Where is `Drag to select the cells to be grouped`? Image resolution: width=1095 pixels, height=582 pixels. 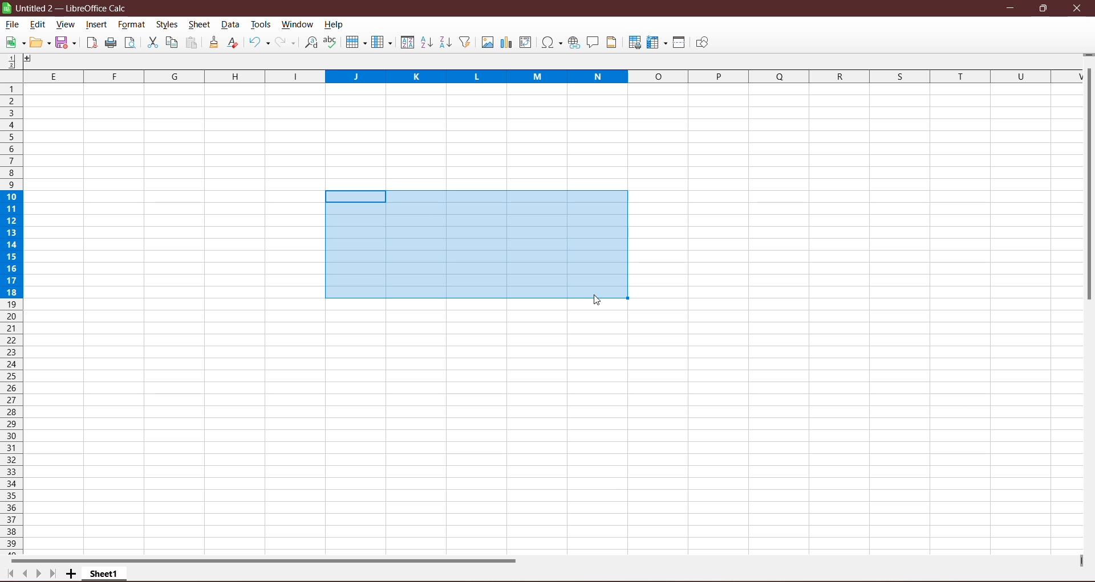
Drag to select the cells to be grouped is located at coordinates (476, 245).